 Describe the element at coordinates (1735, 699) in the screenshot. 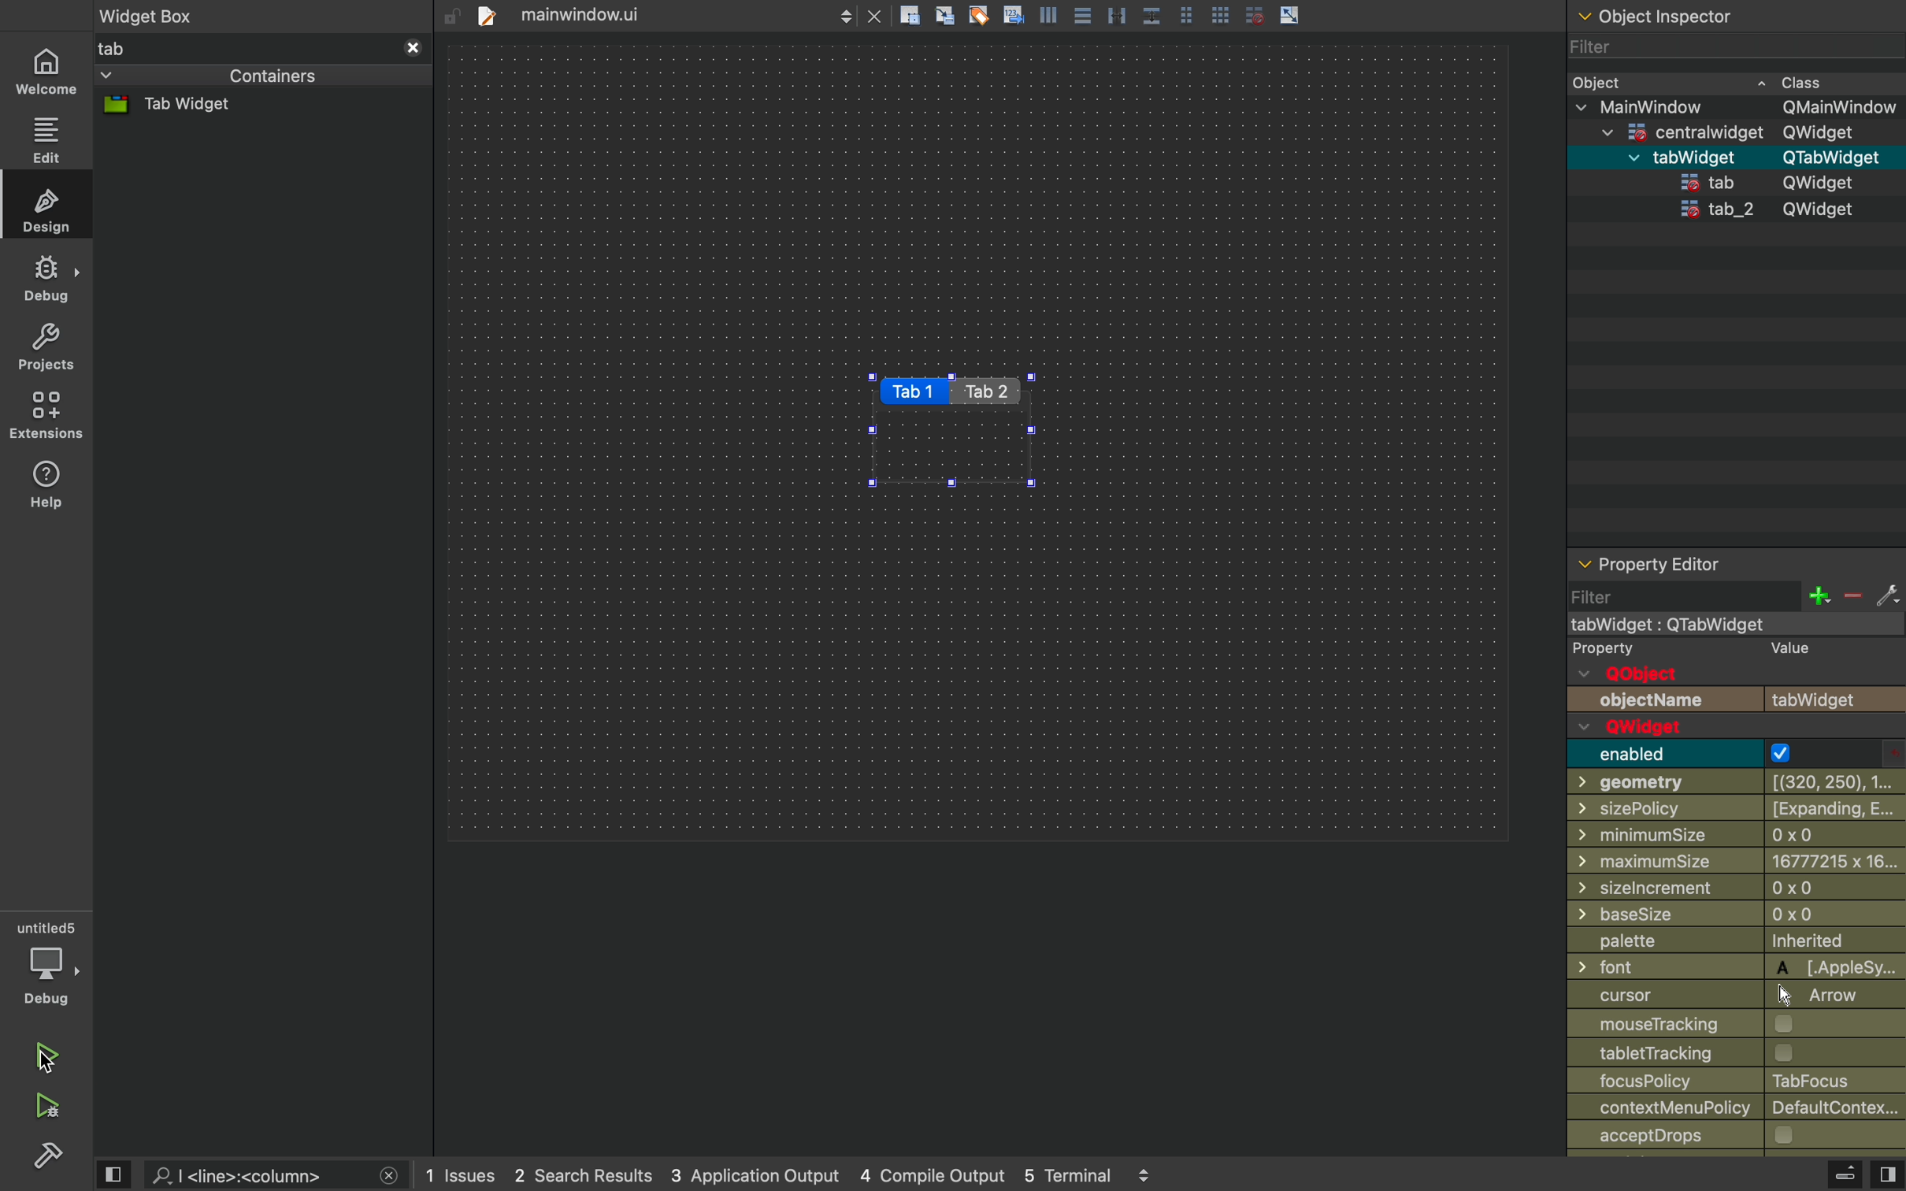

I see `objectname` at that location.